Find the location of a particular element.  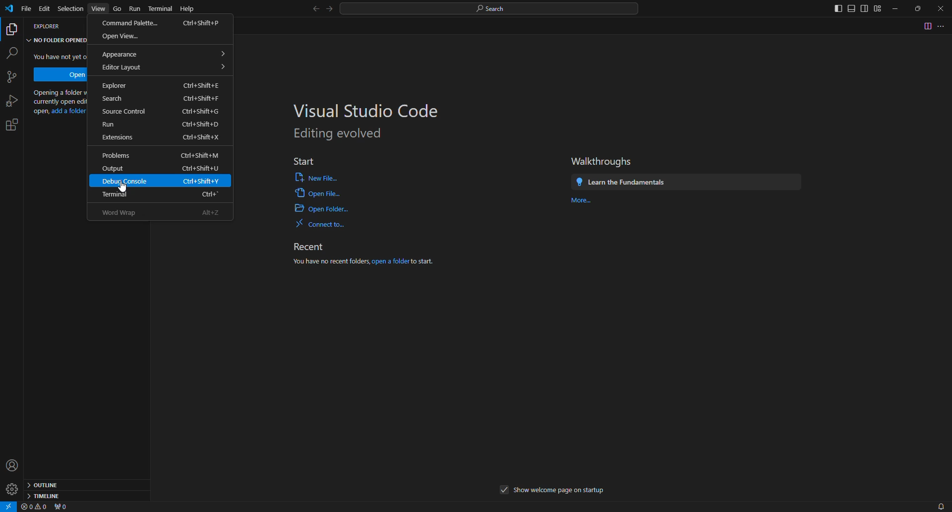

cursor is located at coordinates (129, 189).